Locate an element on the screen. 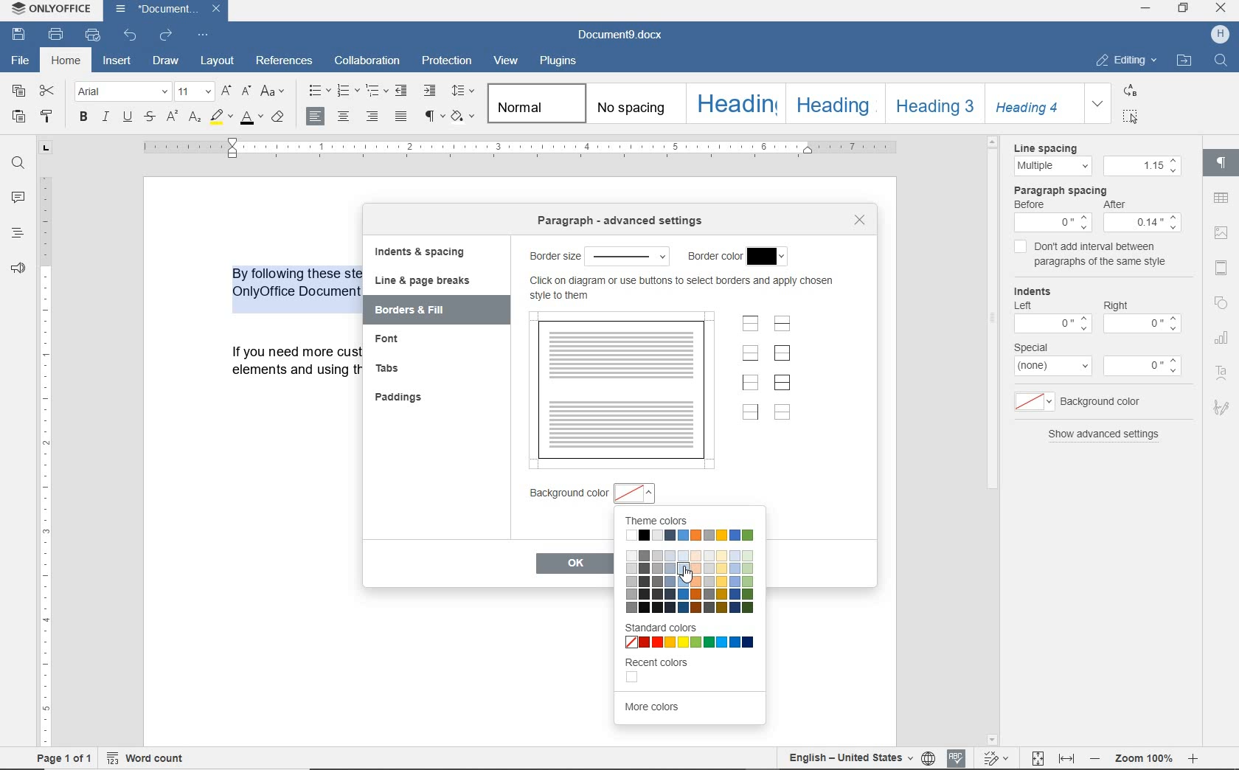 This screenshot has height=770, width=1239. more info is located at coordinates (679, 289).